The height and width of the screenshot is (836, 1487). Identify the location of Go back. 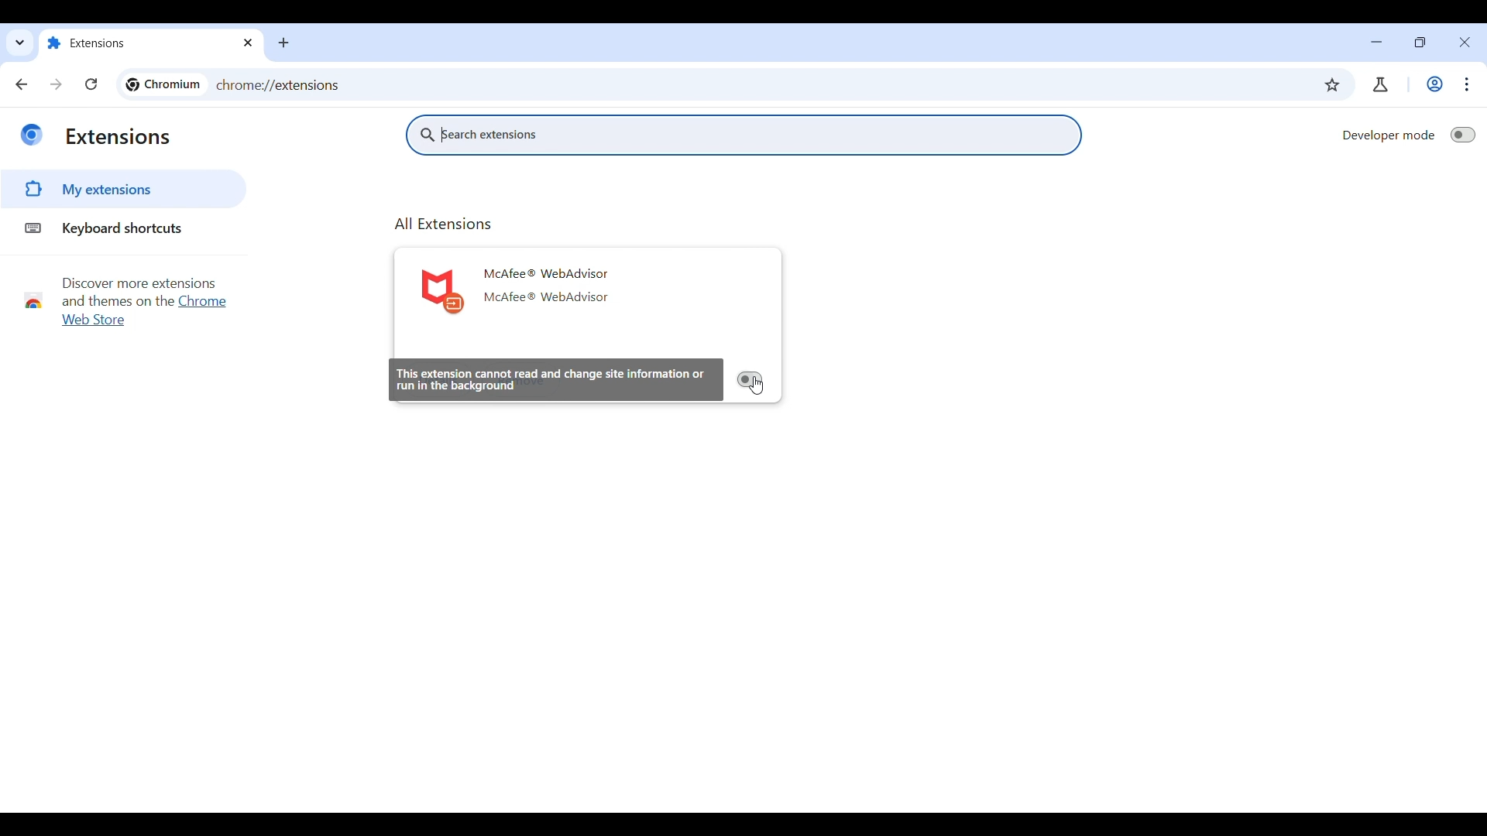
(22, 84).